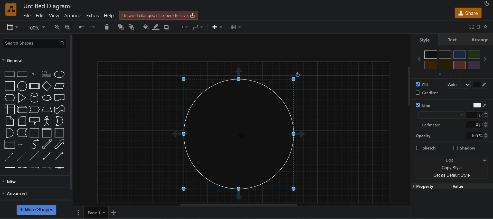 This screenshot has height=219, width=493. Describe the element at coordinates (486, 58) in the screenshot. I see `next` at that location.